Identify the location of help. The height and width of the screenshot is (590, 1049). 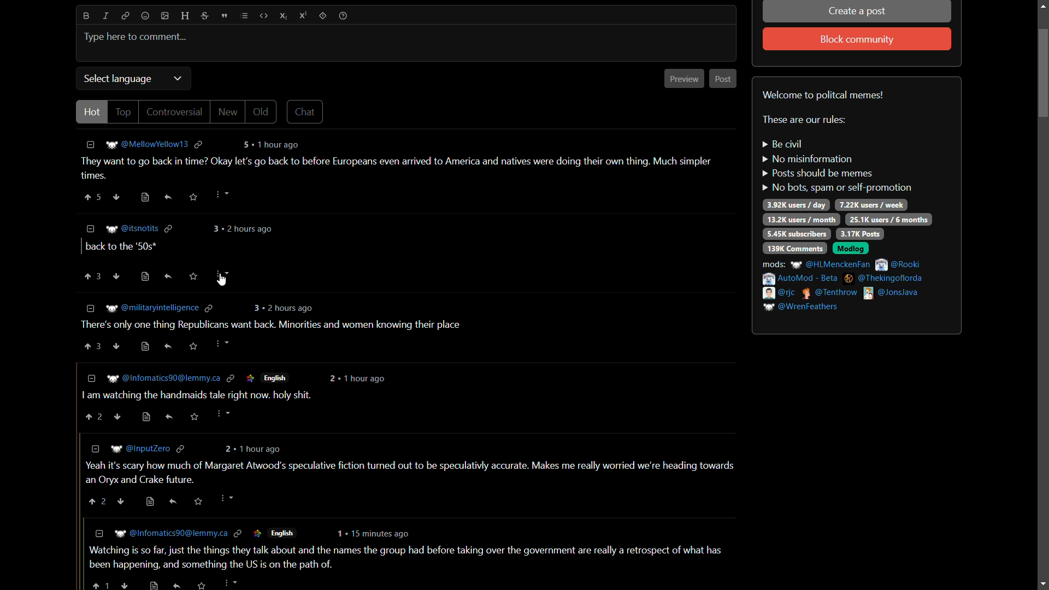
(343, 16).